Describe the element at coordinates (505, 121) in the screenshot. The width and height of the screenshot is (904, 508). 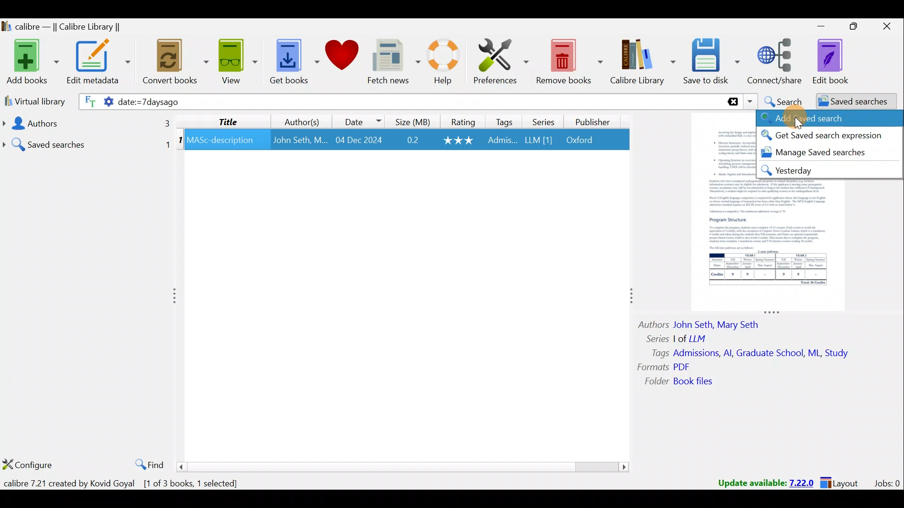
I see `Tags` at that location.